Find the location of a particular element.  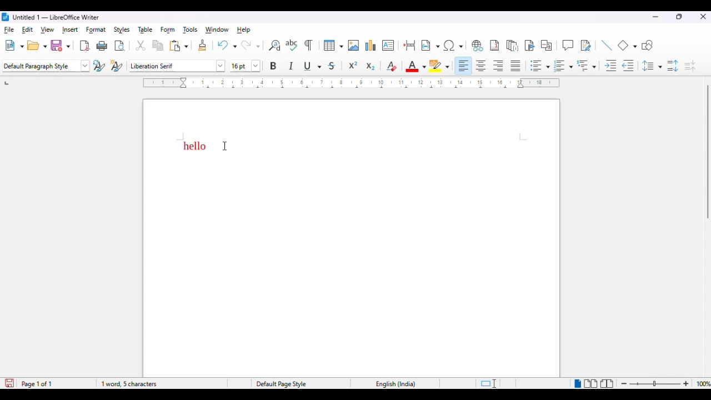

title is located at coordinates (56, 17).